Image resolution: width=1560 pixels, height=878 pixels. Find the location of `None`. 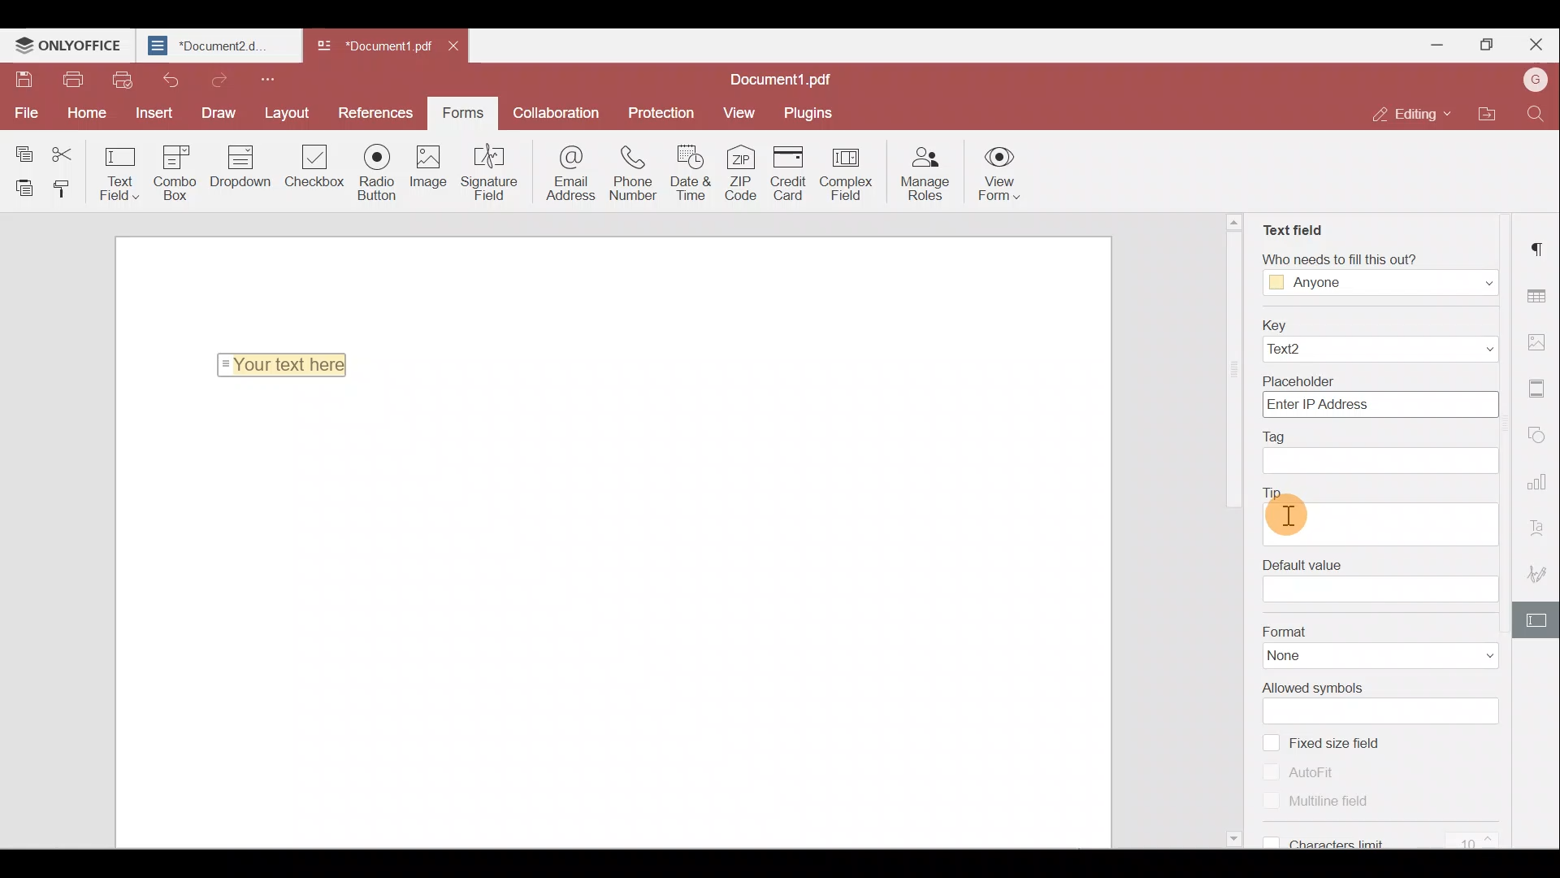

None is located at coordinates (1308, 657).